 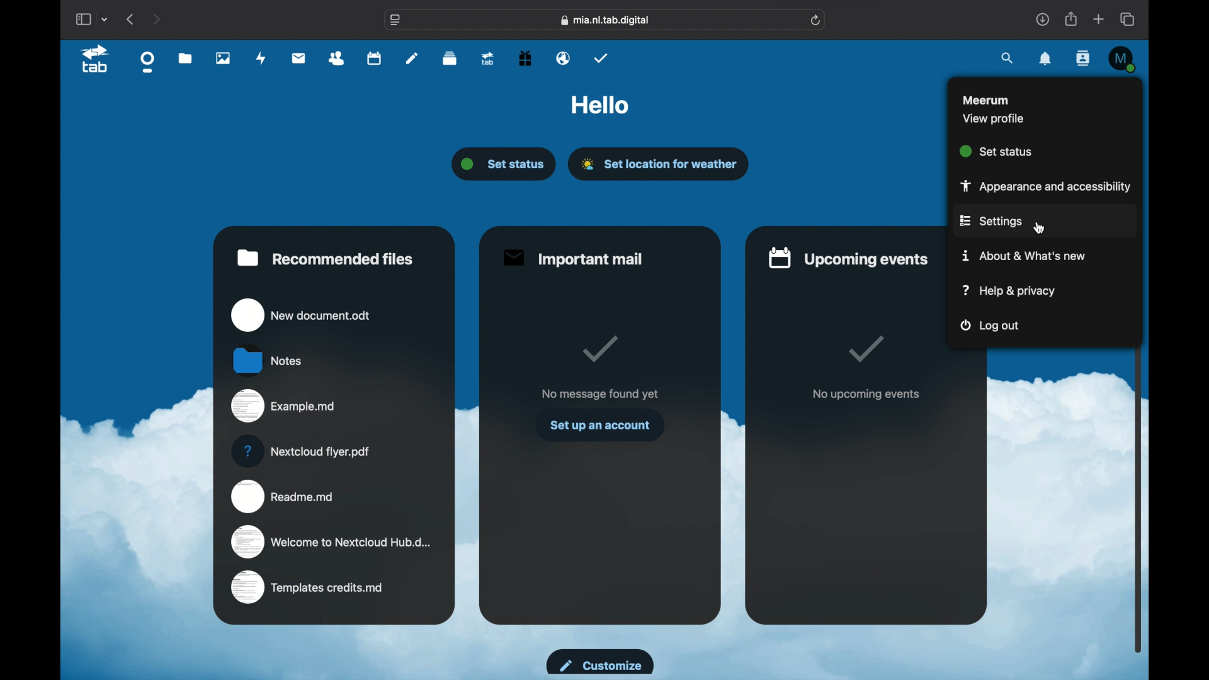 What do you see at coordinates (156, 19) in the screenshot?
I see `next` at bounding box center [156, 19].